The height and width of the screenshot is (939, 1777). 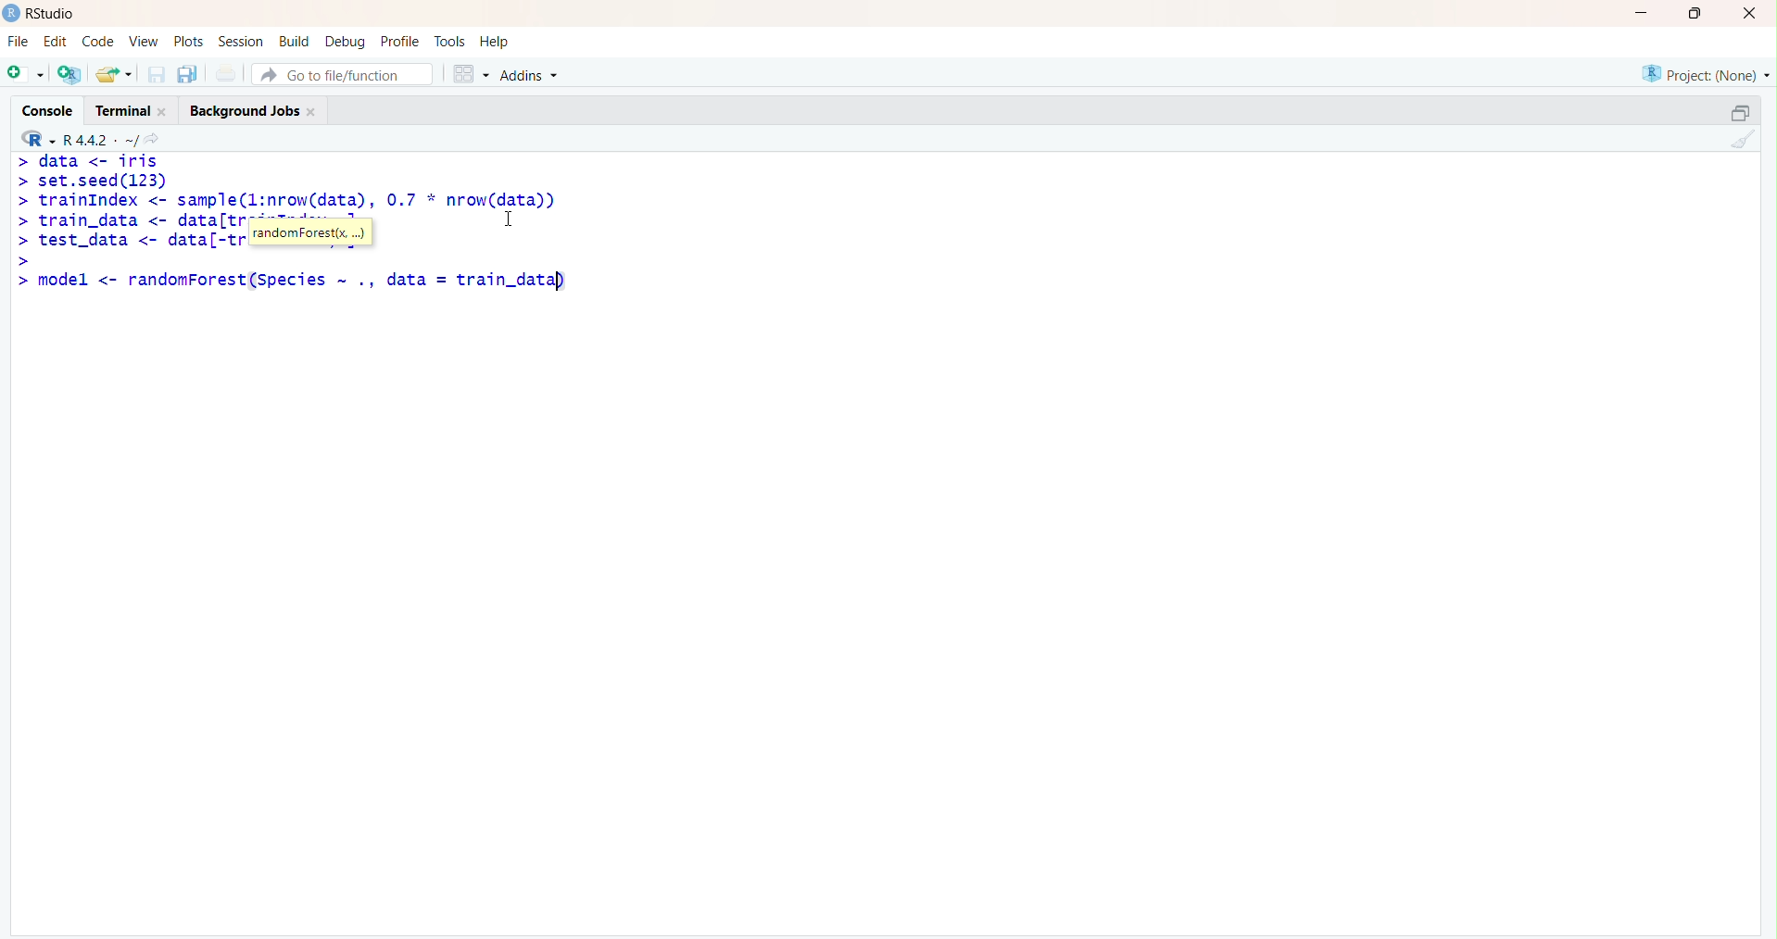 I want to click on Maximize, so click(x=1694, y=14).